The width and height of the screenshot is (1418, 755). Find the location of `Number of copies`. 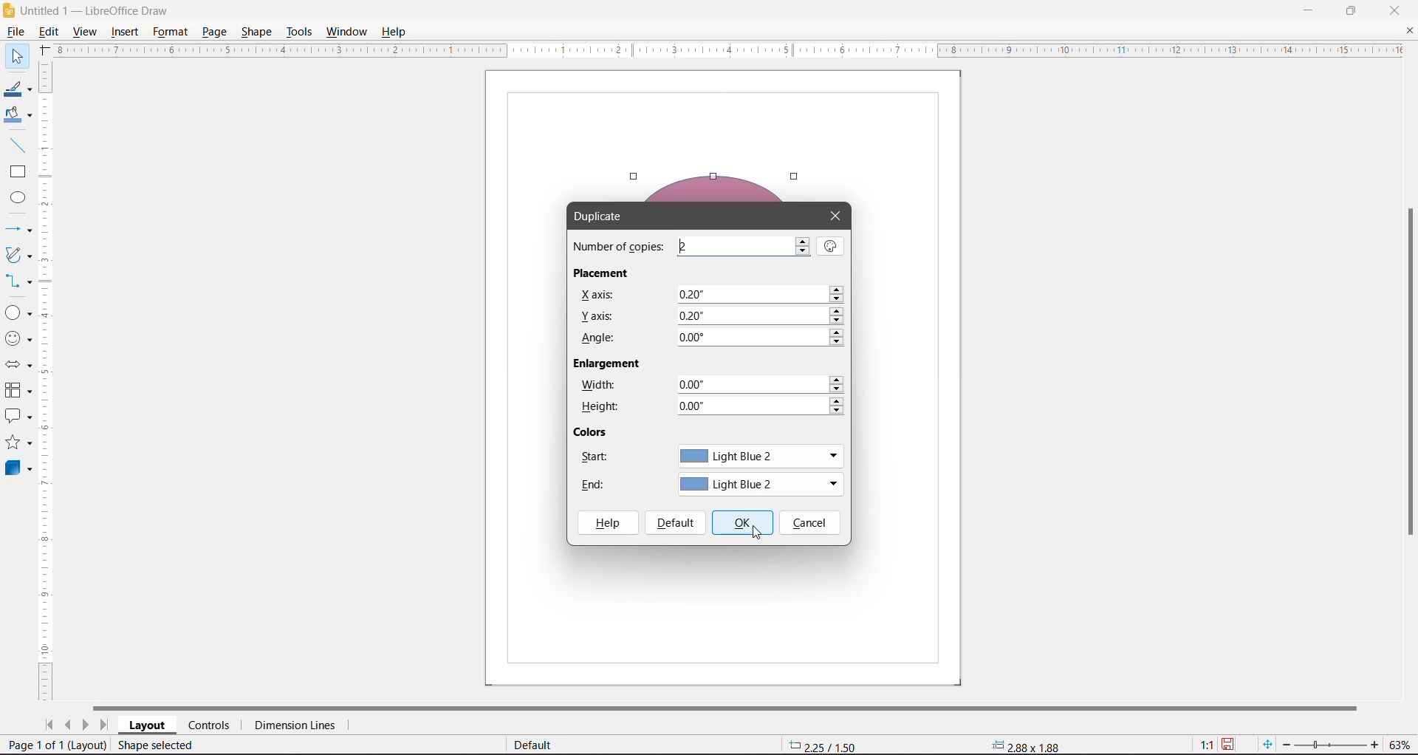

Number of copies is located at coordinates (619, 247).